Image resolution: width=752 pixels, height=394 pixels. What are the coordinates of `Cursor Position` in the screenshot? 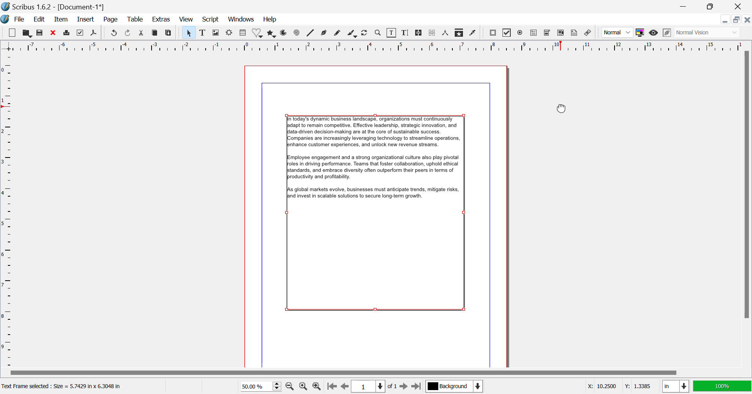 It's located at (621, 387).